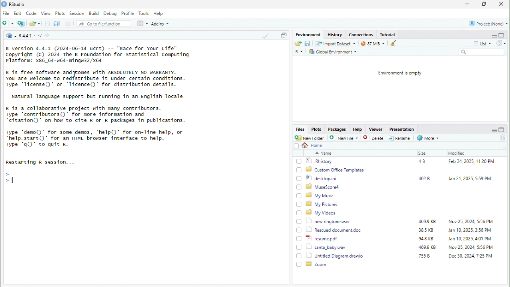  I want to click on save, so click(47, 24).